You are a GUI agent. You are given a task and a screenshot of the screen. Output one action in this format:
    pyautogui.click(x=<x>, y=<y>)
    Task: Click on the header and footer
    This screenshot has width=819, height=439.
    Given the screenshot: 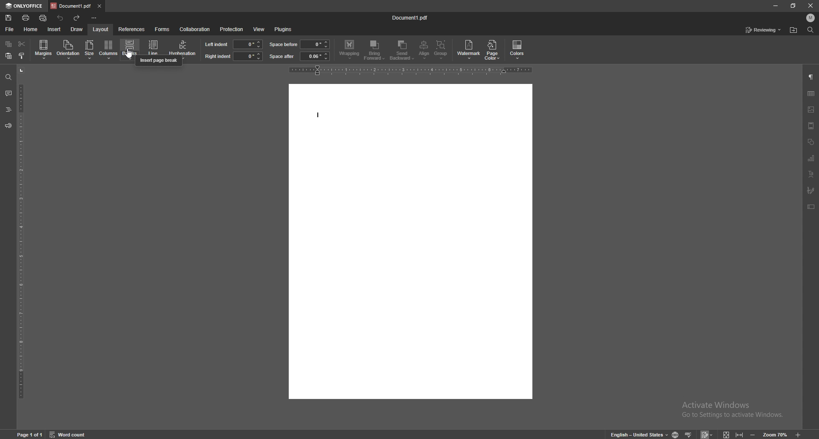 What is the action you would take?
    pyautogui.click(x=810, y=125)
    